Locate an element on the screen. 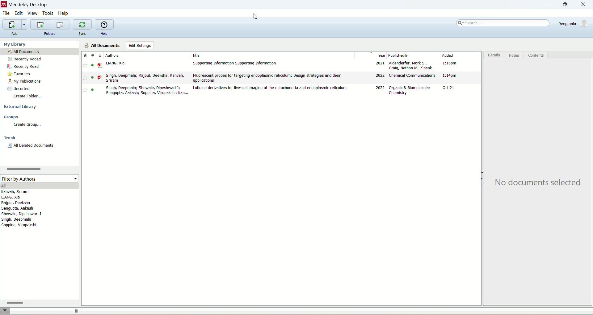 The height and width of the screenshot is (315, 593). 1:14 pm is located at coordinates (450, 76).